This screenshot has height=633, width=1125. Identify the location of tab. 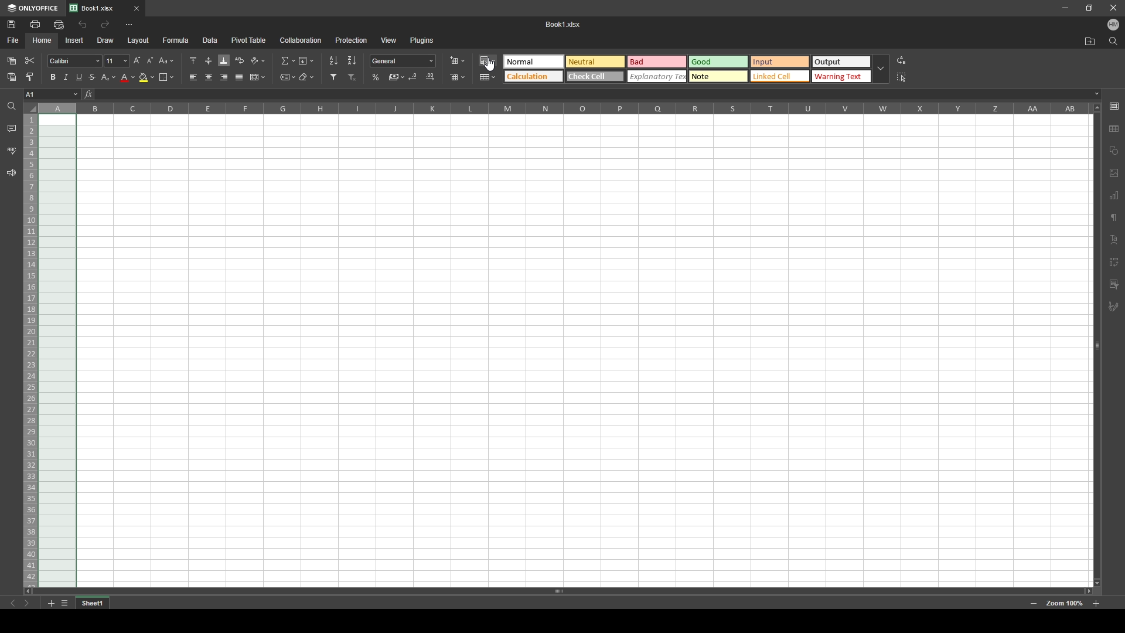
(93, 604).